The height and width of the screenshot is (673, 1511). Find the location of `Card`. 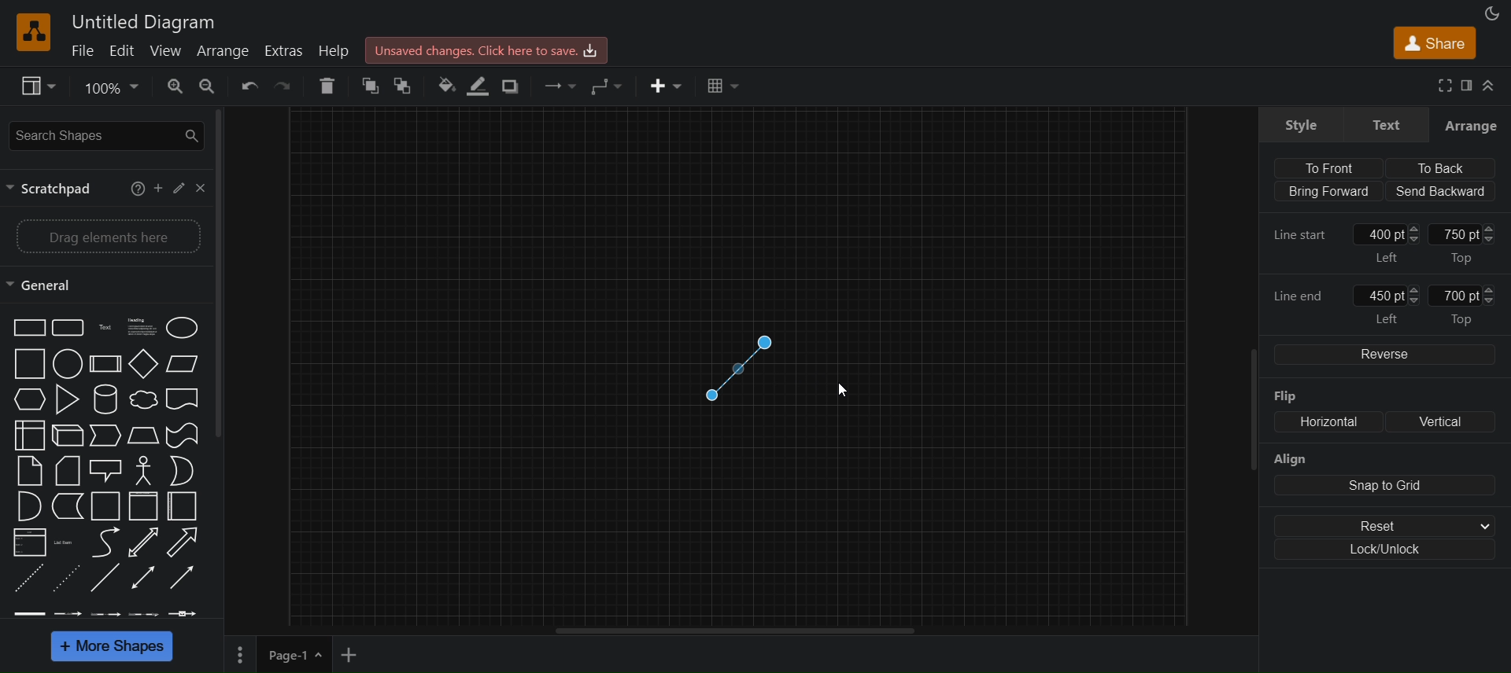

Card is located at coordinates (67, 469).